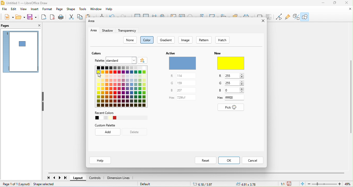  What do you see at coordinates (148, 184) in the screenshot?
I see `default` at bounding box center [148, 184].